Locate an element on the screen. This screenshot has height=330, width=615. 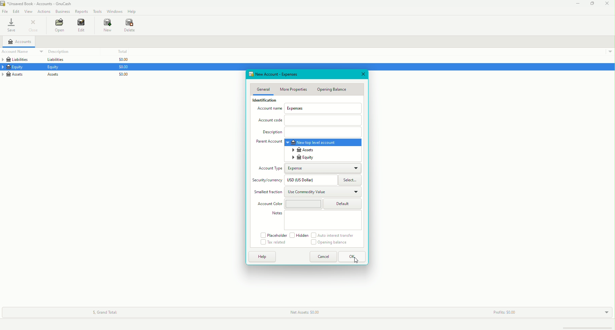
Expenses is located at coordinates (301, 109).